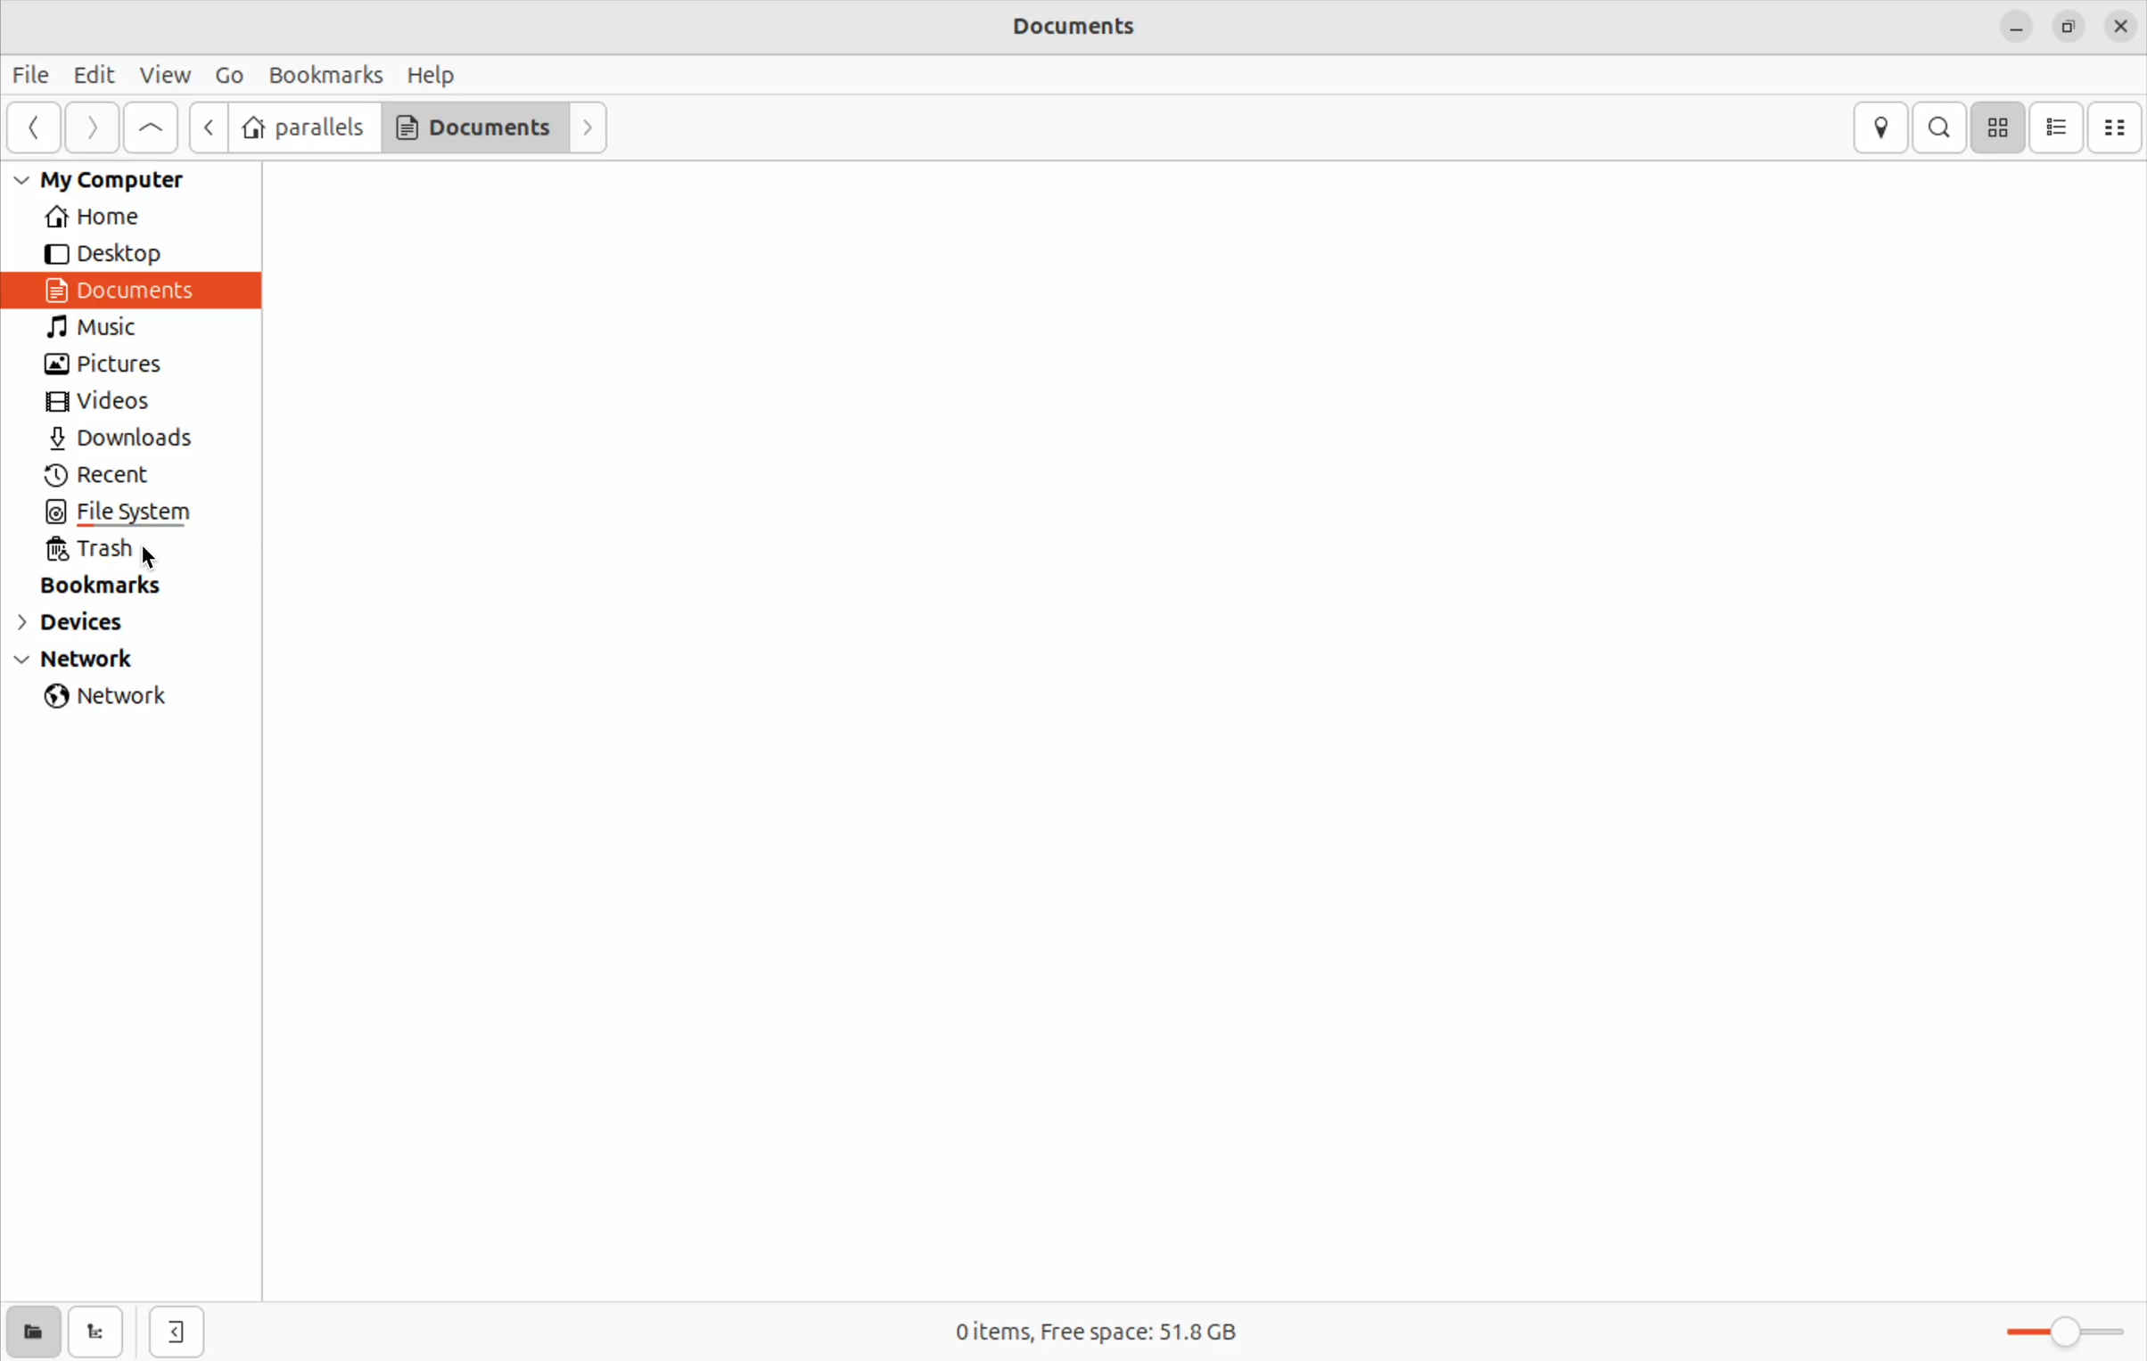 Image resolution: width=2147 pixels, height=1361 pixels. Describe the element at coordinates (303, 127) in the screenshot. I see `paralles` at that location.